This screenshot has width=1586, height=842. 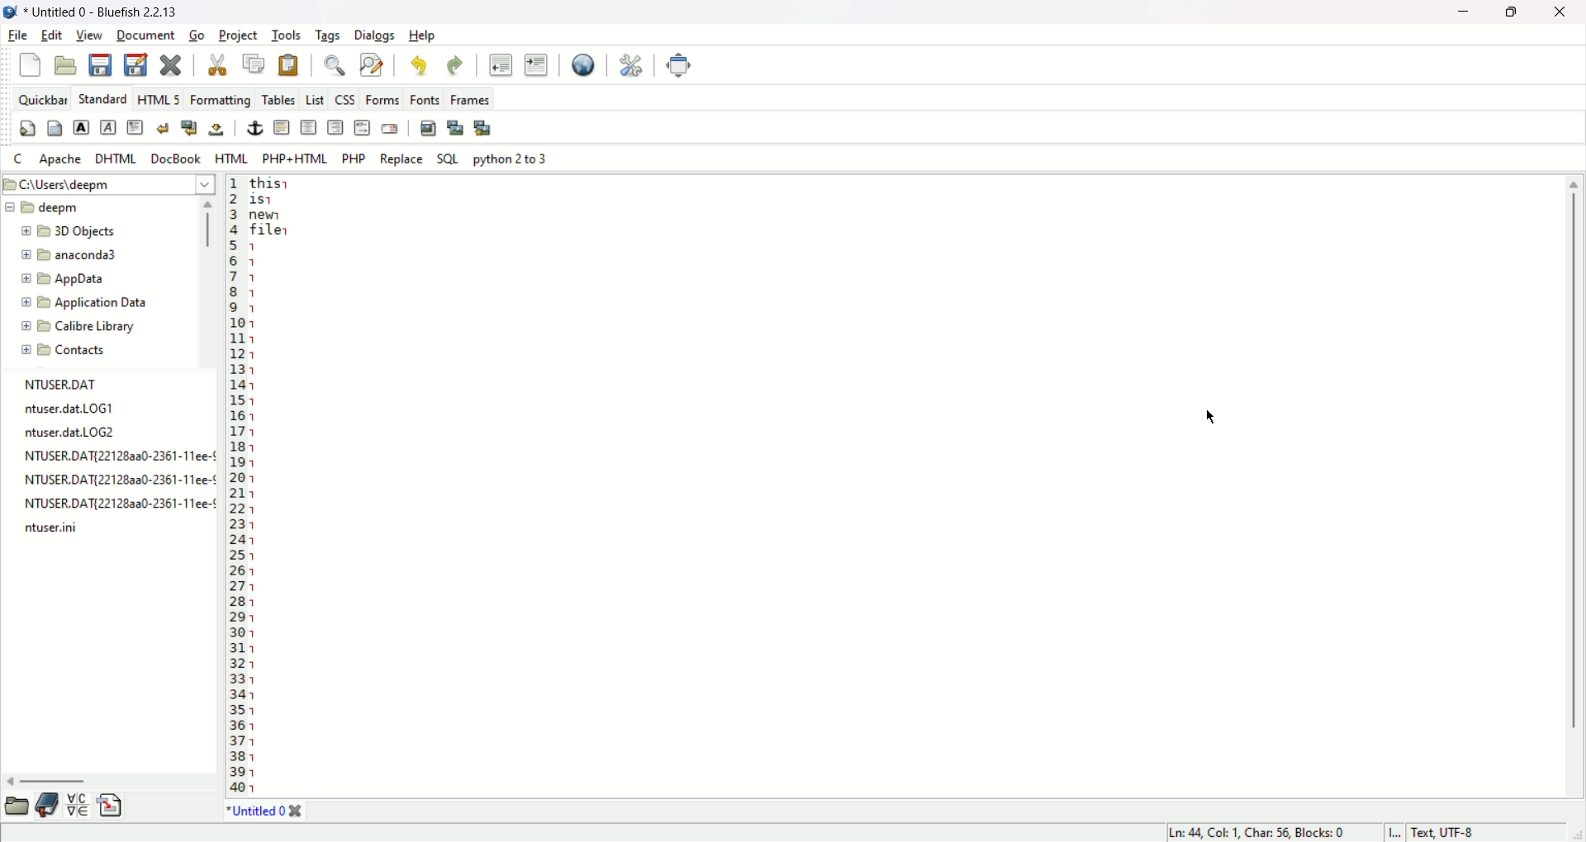 What do you see at coordinates (60, 159) in the screenshot?
I see `Apache` at bounding box center [60, 159].